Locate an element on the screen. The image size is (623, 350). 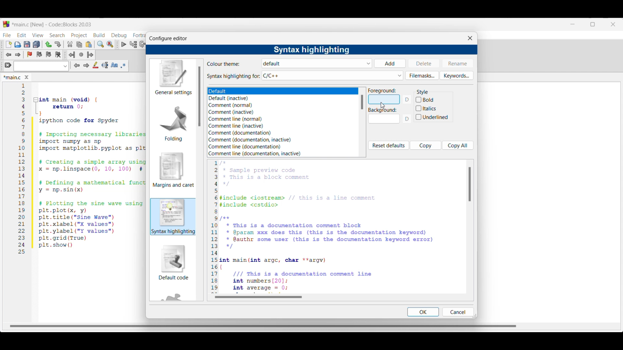
Background color options is located at coordinates (384, 120).